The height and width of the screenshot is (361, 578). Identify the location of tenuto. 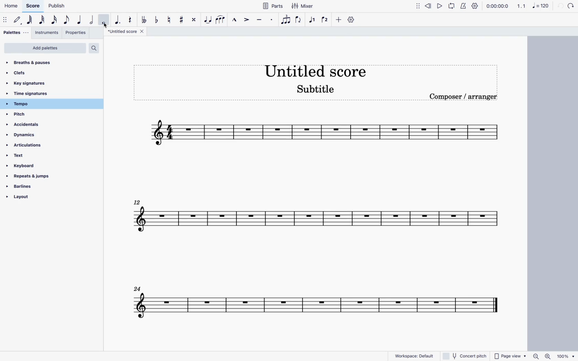
(259, 20).